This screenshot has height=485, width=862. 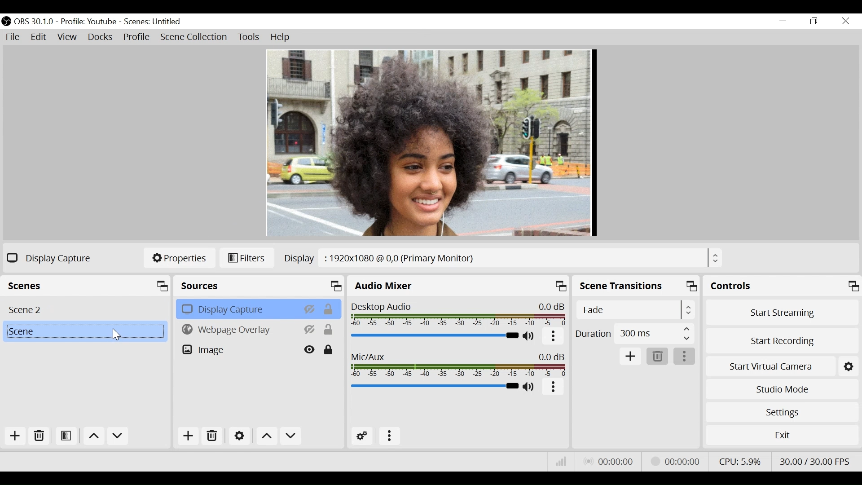 I want to click on Display Capture, so click(x=52, y=258).